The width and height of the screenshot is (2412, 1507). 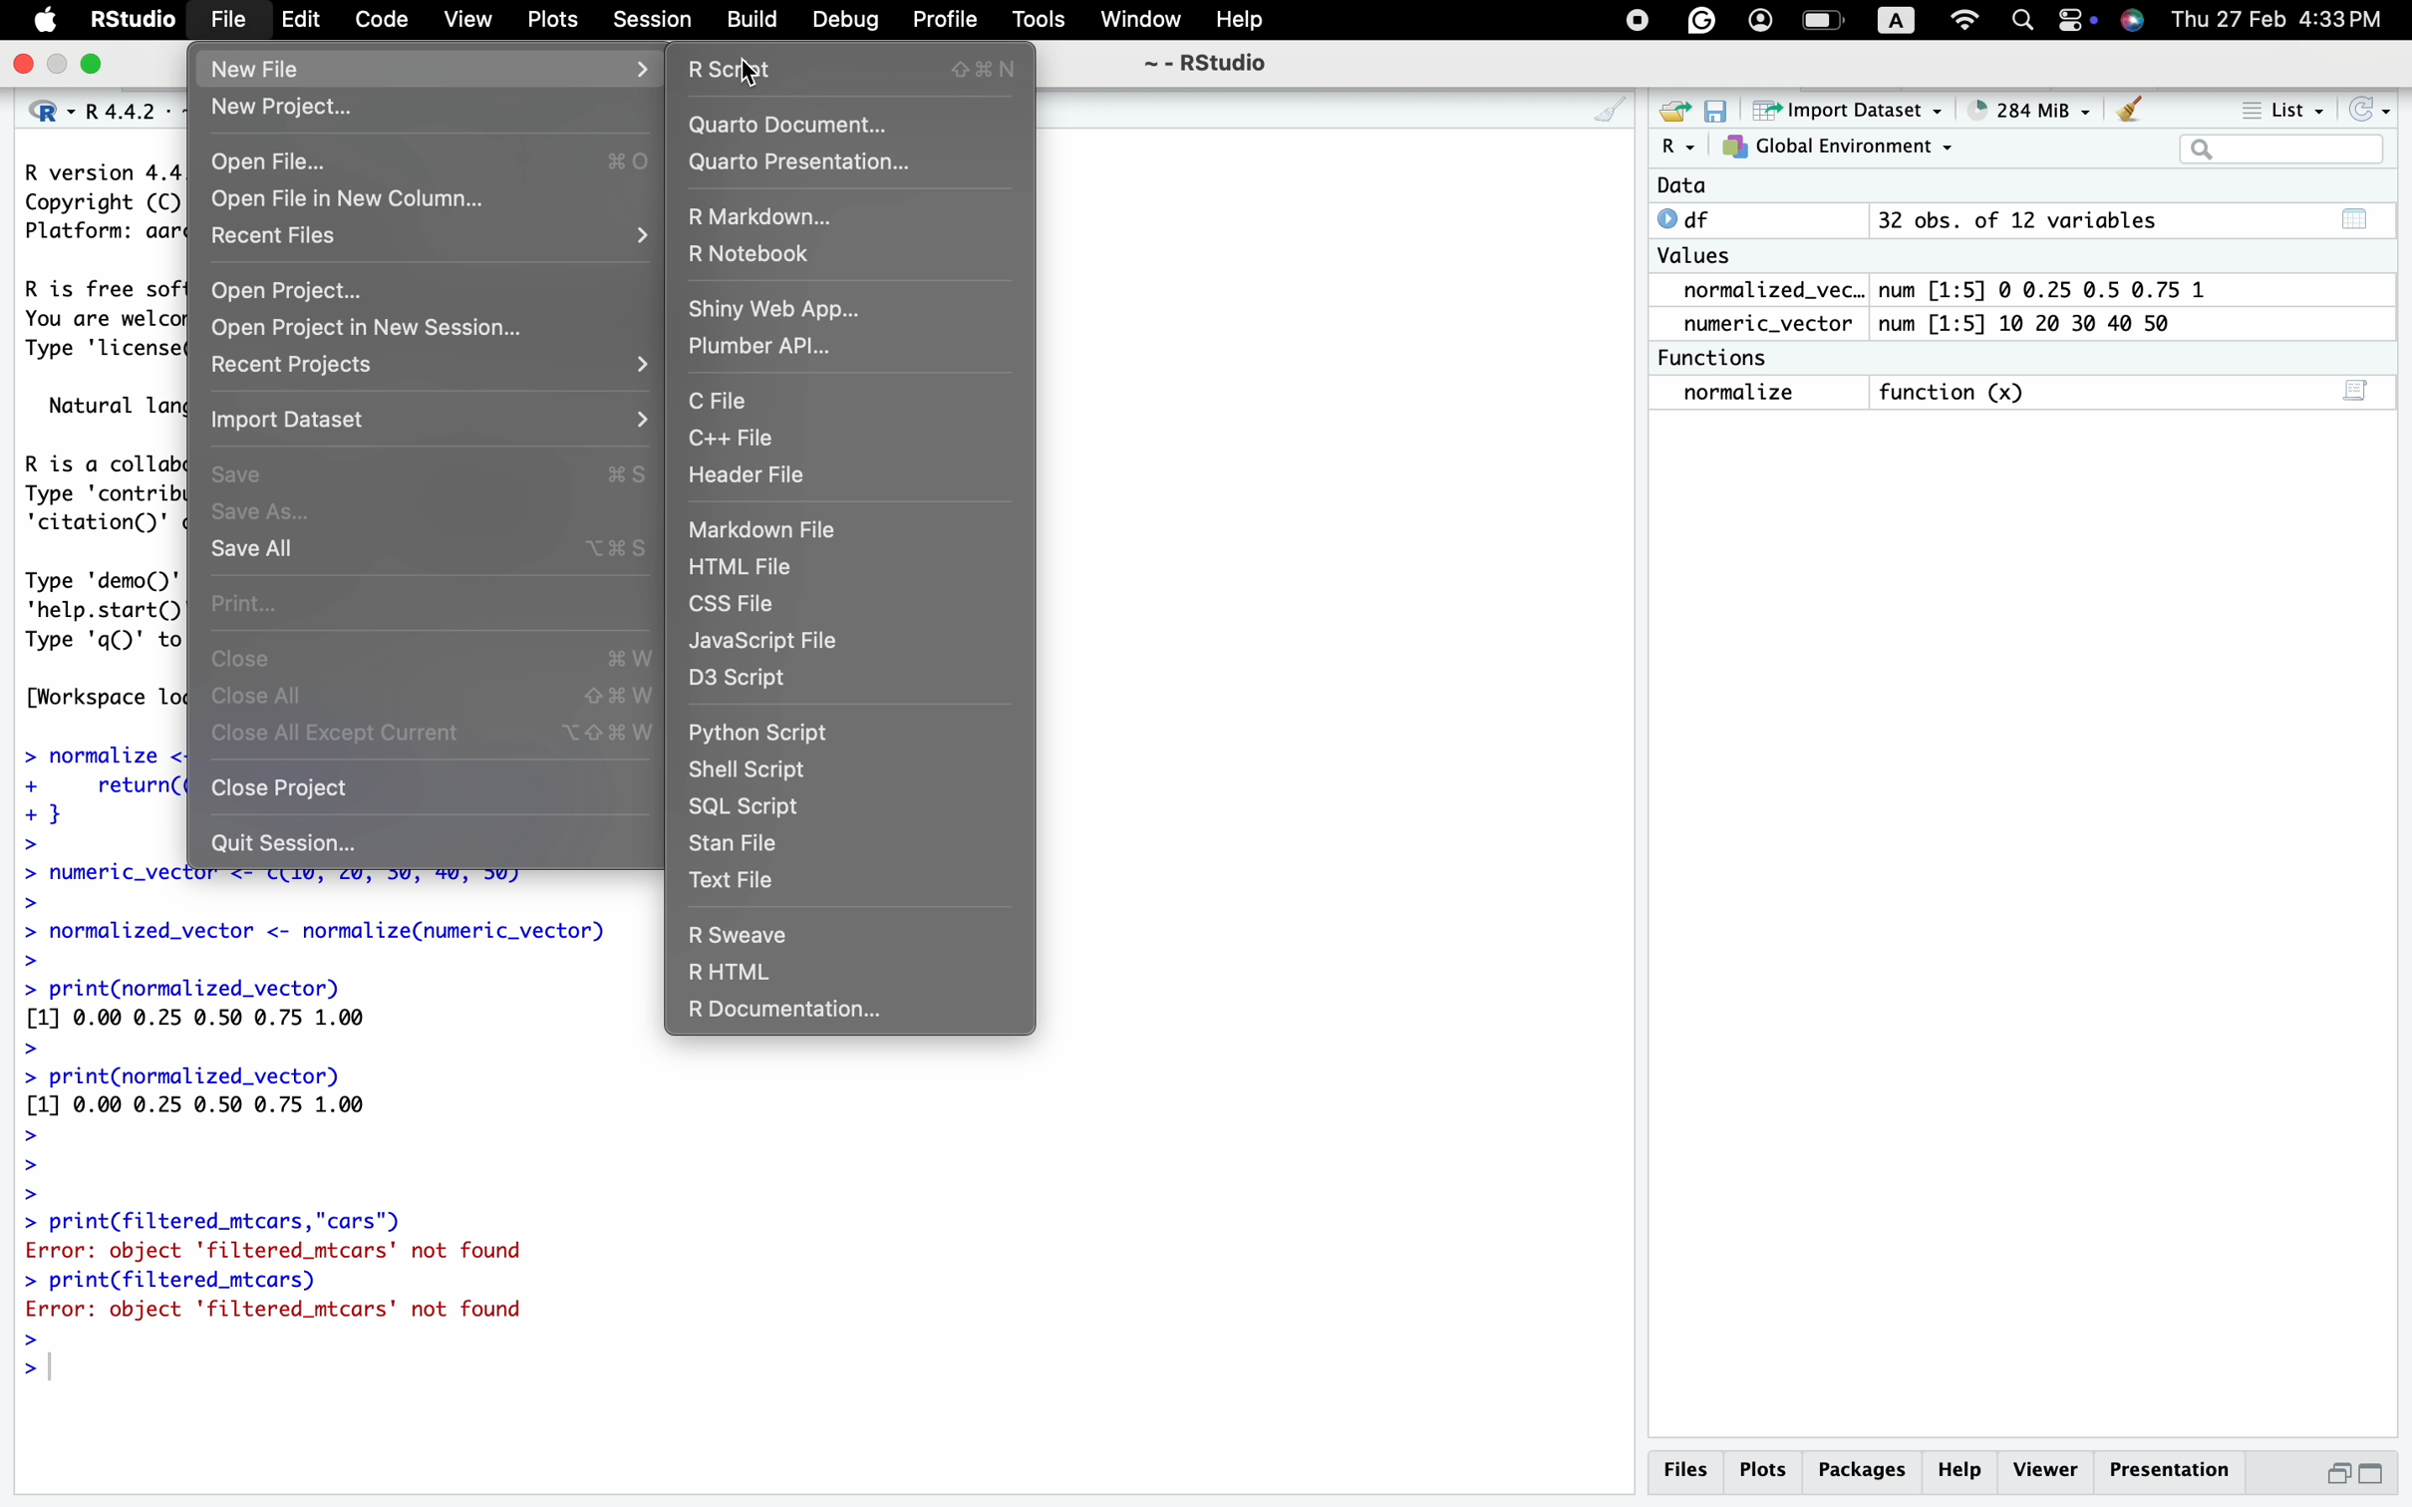 What do you see at coordinates (1138, 21) in the screenshot?
I see `Window` at bounding box center [1138, 21].